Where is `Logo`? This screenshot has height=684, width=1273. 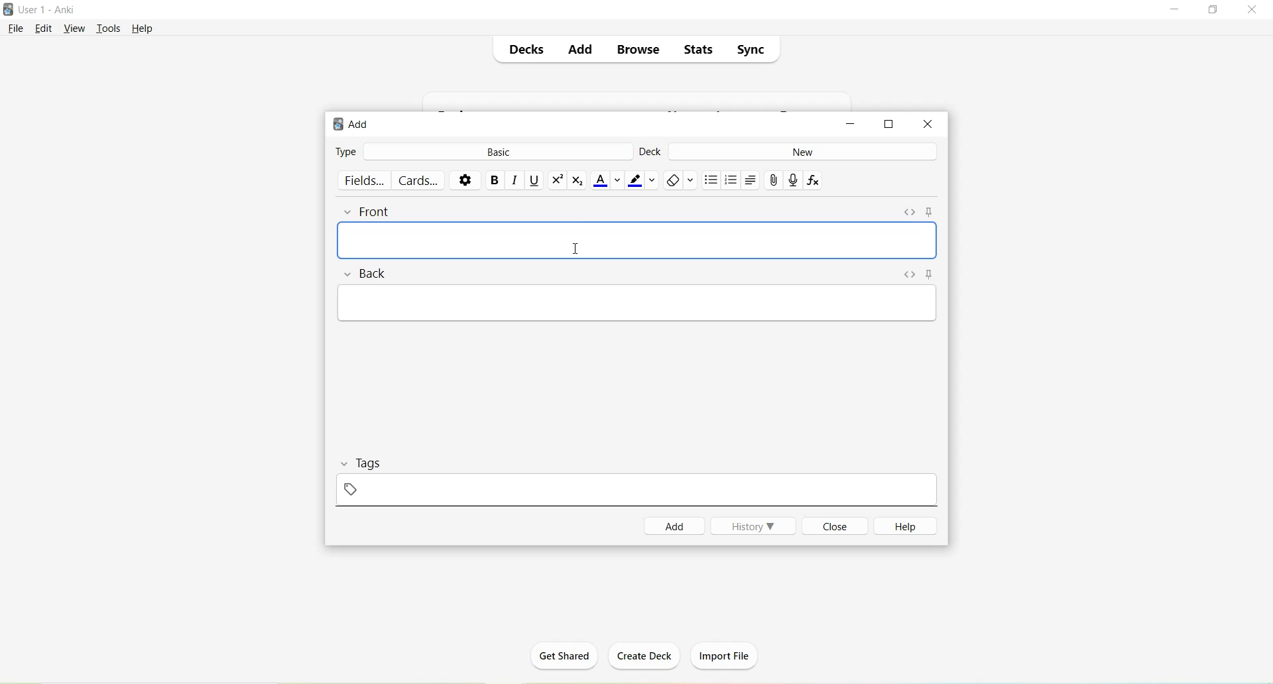 Logo is located at coordinates (8, 9).